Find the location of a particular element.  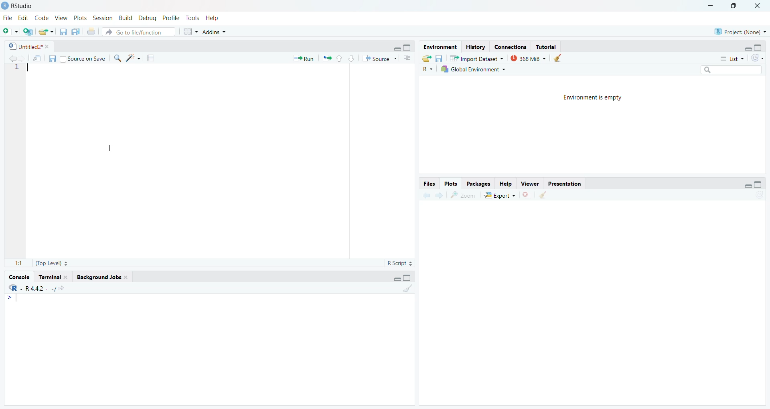

files is located at coordinates (440, 59).